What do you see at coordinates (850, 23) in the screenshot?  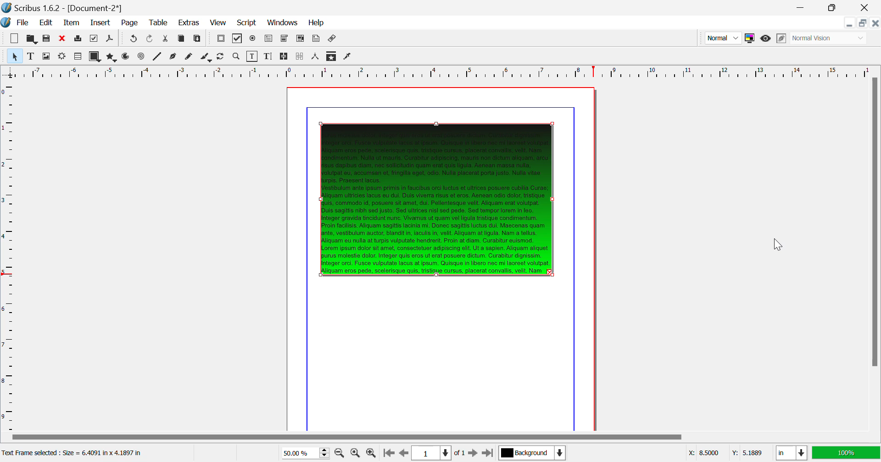 I see `Restore Down` at bounding box center [850, 23].